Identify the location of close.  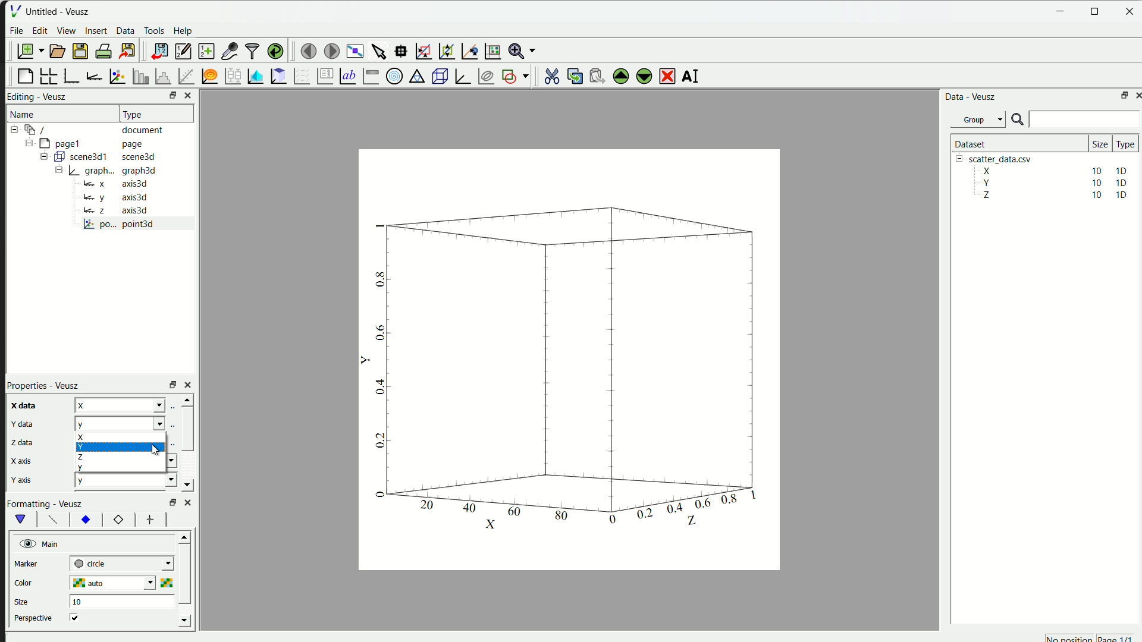
(1127, 11).